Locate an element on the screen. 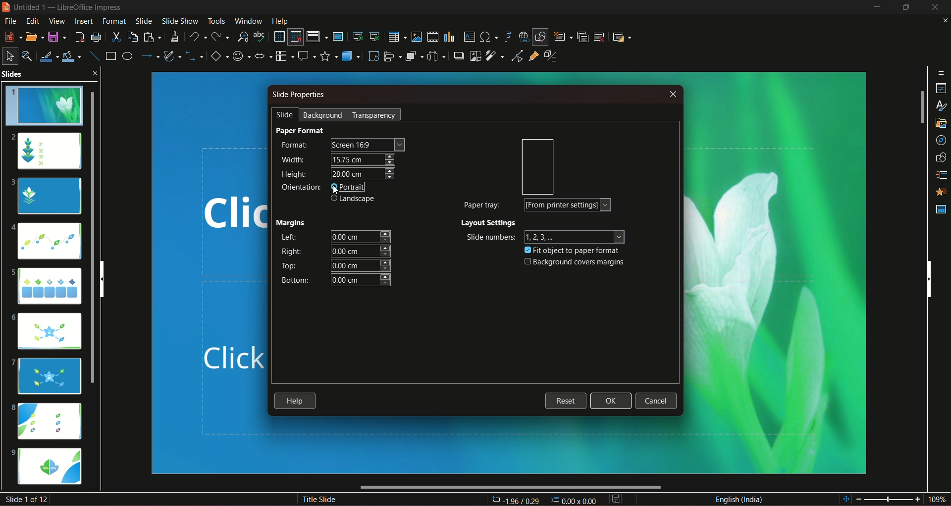 The height and width of the screenshot is (506, 951). width is located at coordinates (293, 158).